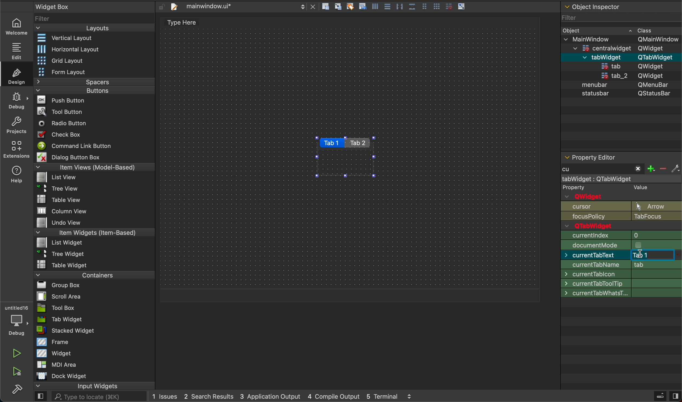 This screenshot has width=682, height=402. I want to click on help, so click(18, 173).